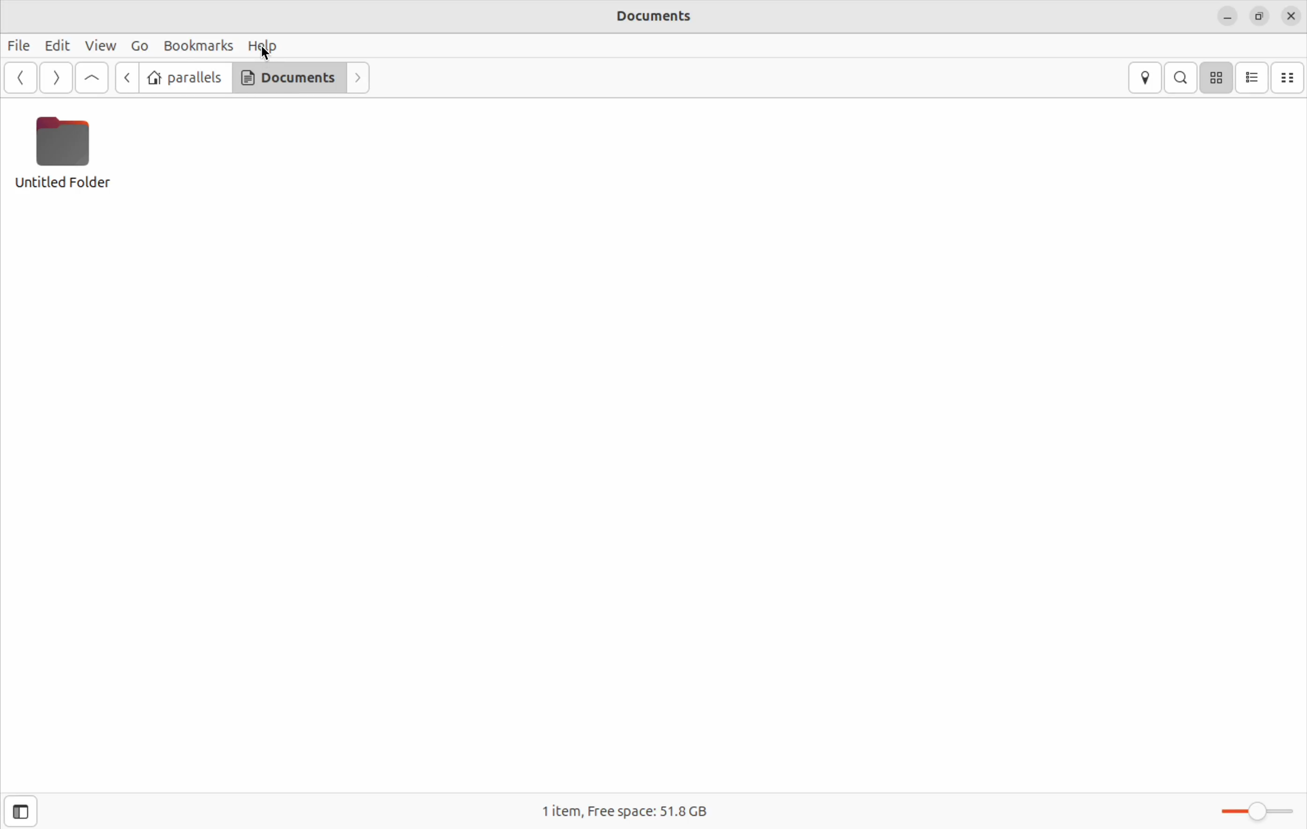 Image resolution: width=1307 pixels, height=829 pixels. What do you see at coordinates (98, 46) in the screenshot?
I see `view` at bounding box center [98, 46].